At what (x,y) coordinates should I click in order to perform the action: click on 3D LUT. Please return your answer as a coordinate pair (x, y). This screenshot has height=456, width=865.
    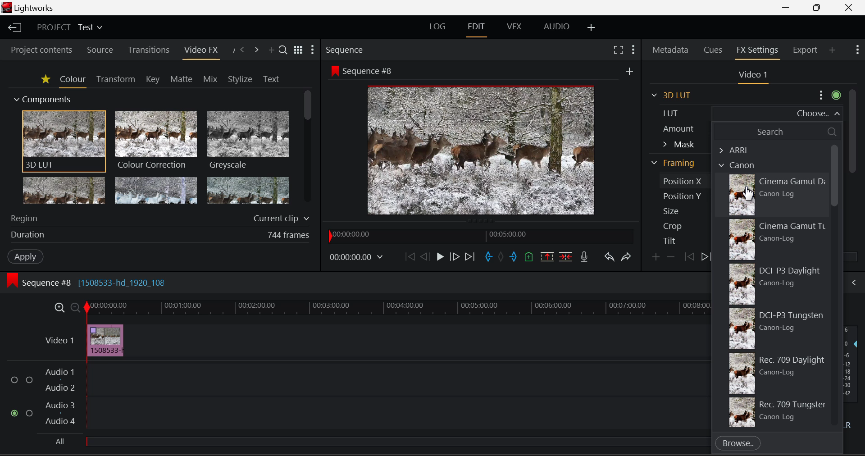
    Looking at the image, I should click on (63, 141).